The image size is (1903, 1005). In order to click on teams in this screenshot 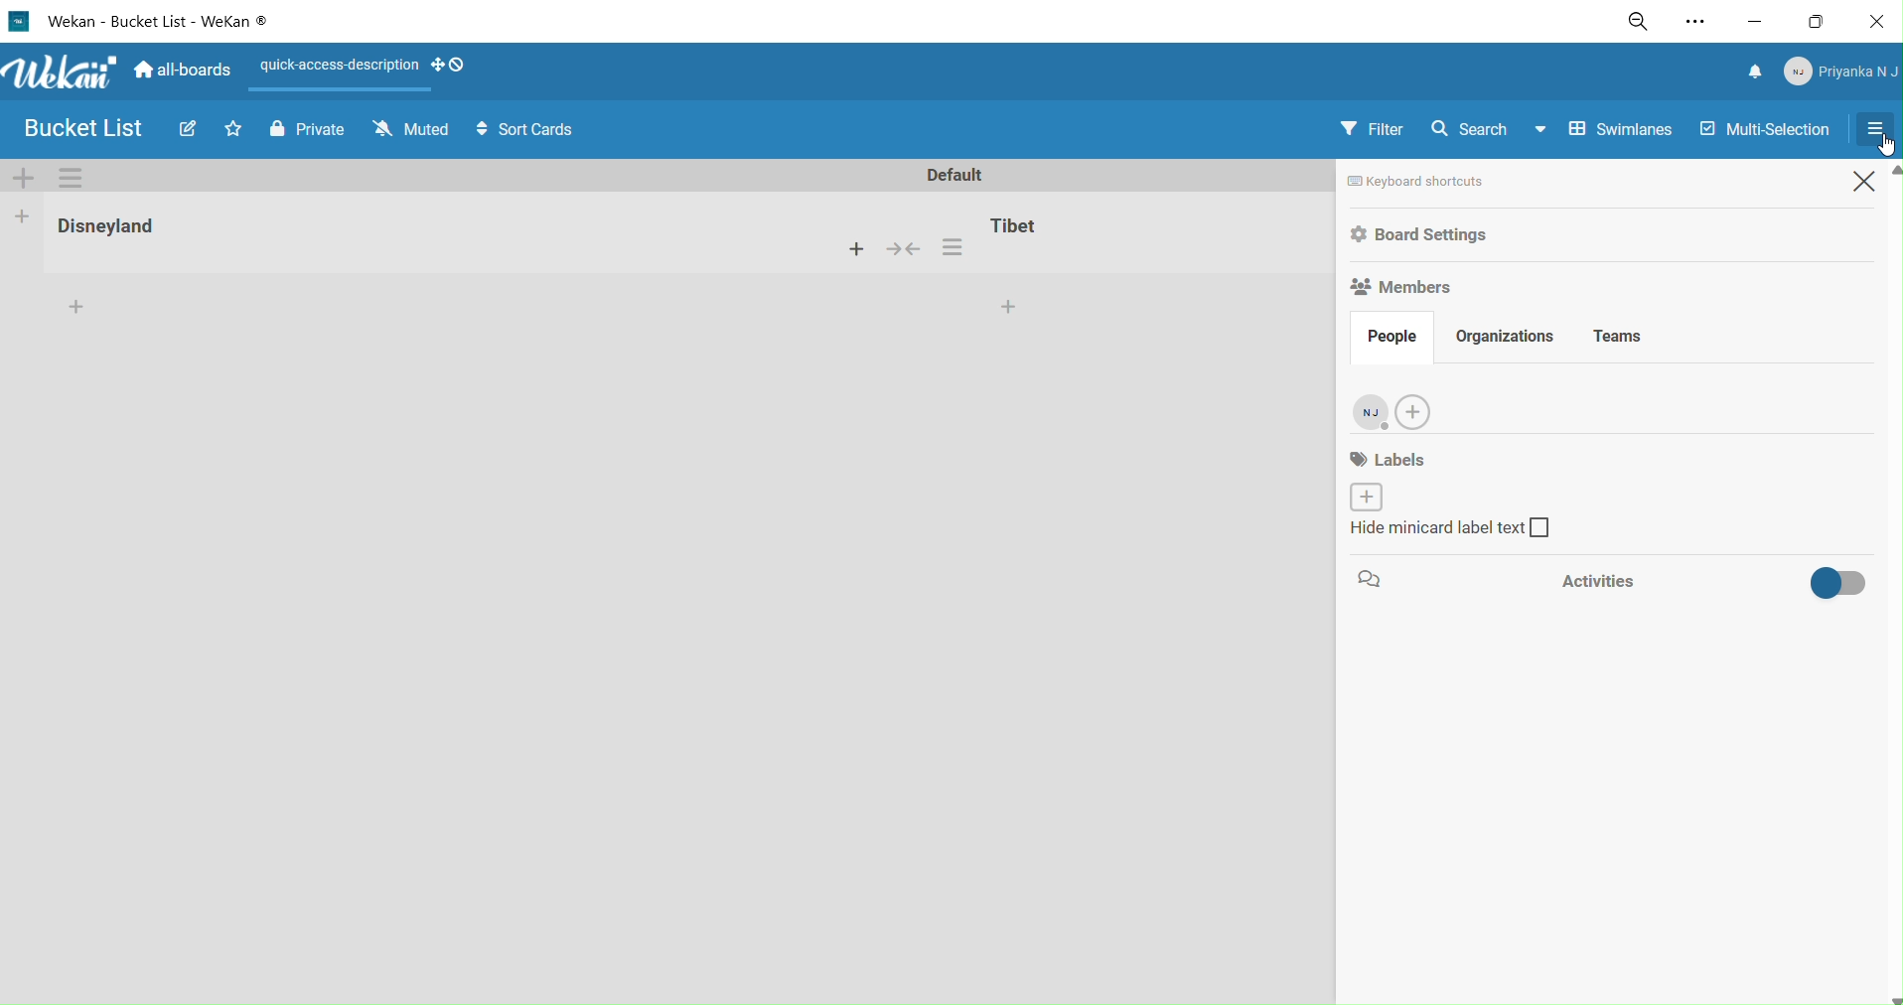, I will do `click(1638, 340)`.